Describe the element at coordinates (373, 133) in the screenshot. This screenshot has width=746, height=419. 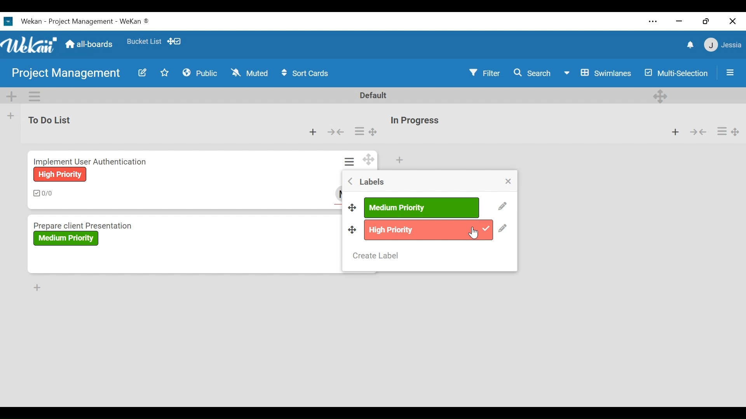
I see `Desktop drag handle` at that location.